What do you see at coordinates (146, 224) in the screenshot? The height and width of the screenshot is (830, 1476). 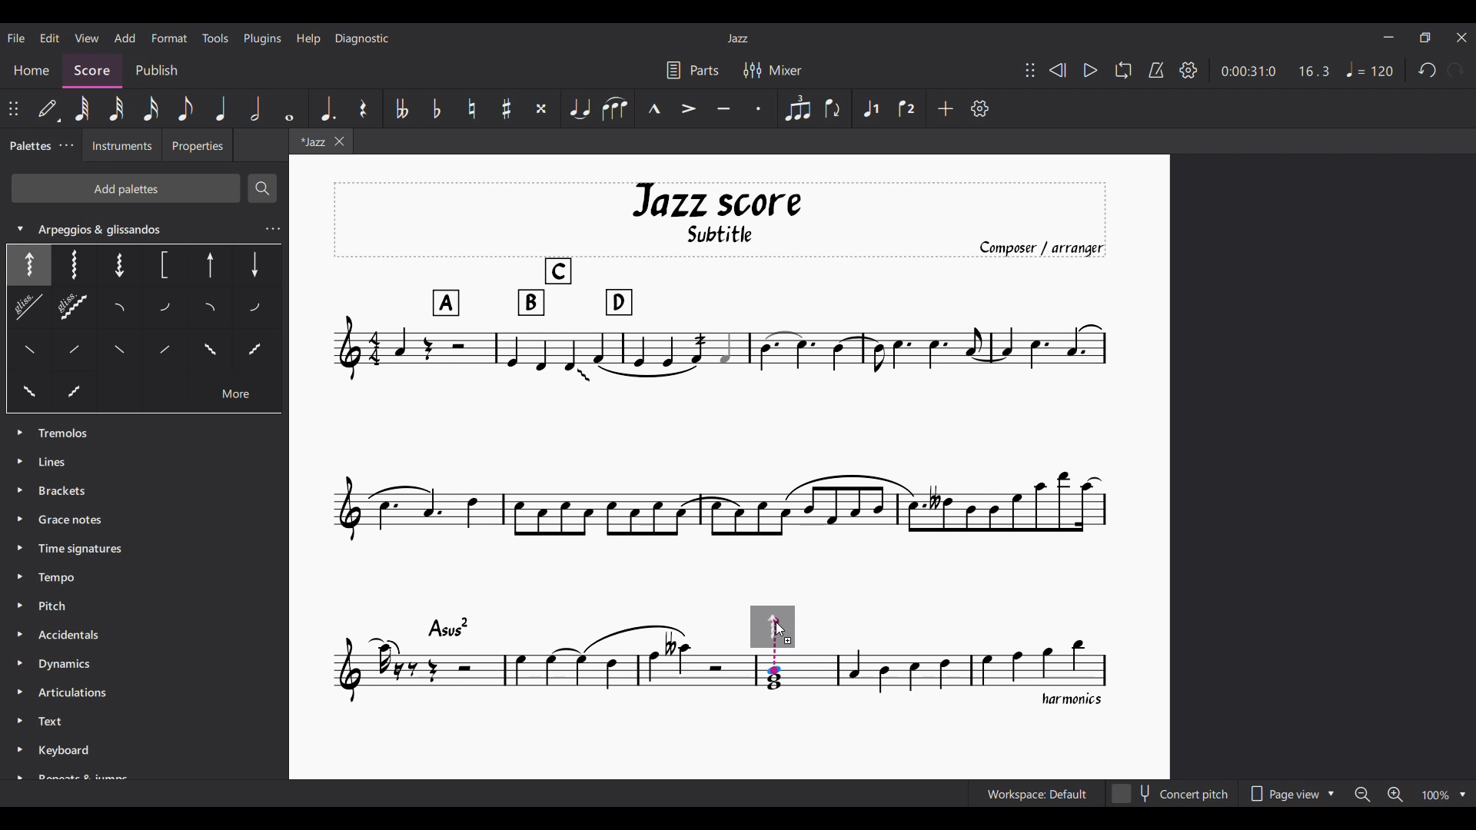 I see `Arpeggios & glissandos` at bounding box center [146, 224].